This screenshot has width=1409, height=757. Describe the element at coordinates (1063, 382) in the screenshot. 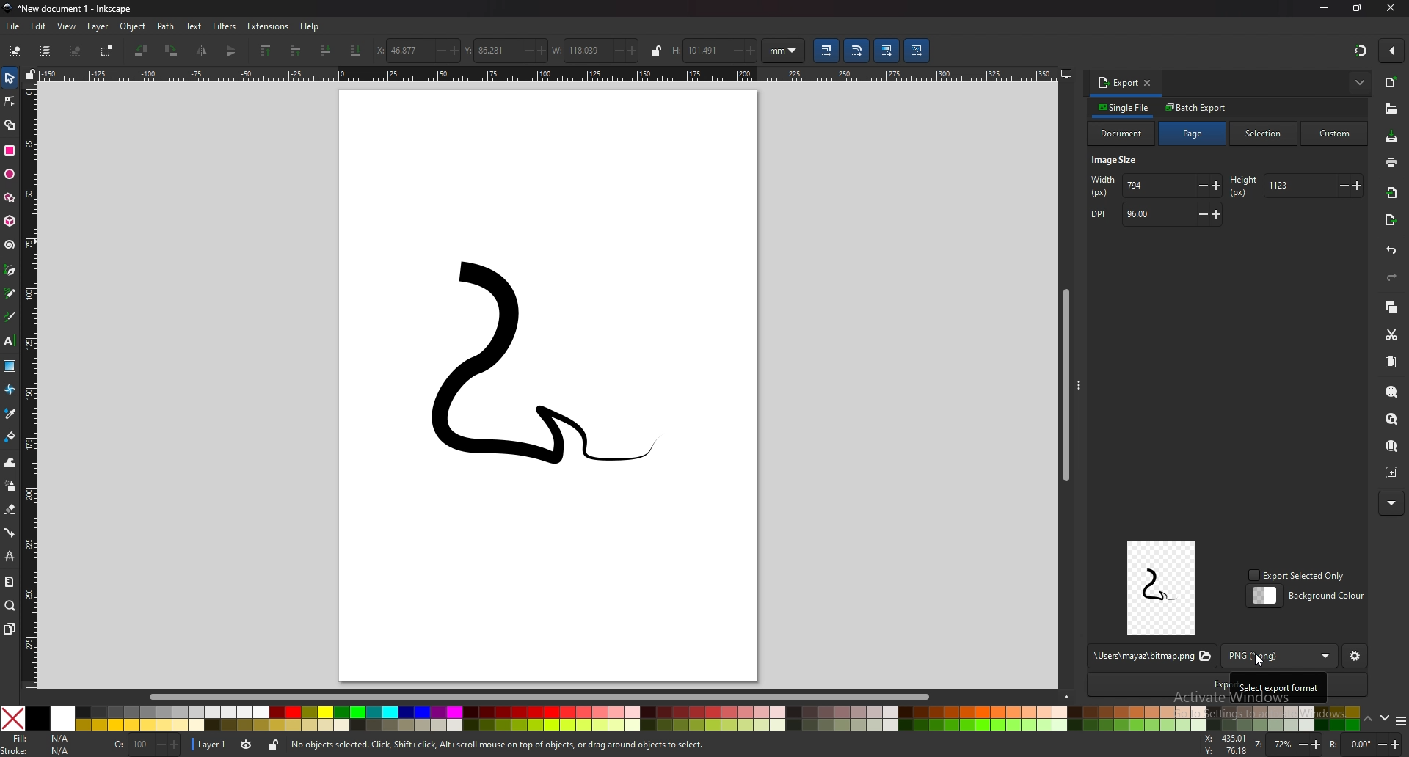

I see `scroll bar` at that location.